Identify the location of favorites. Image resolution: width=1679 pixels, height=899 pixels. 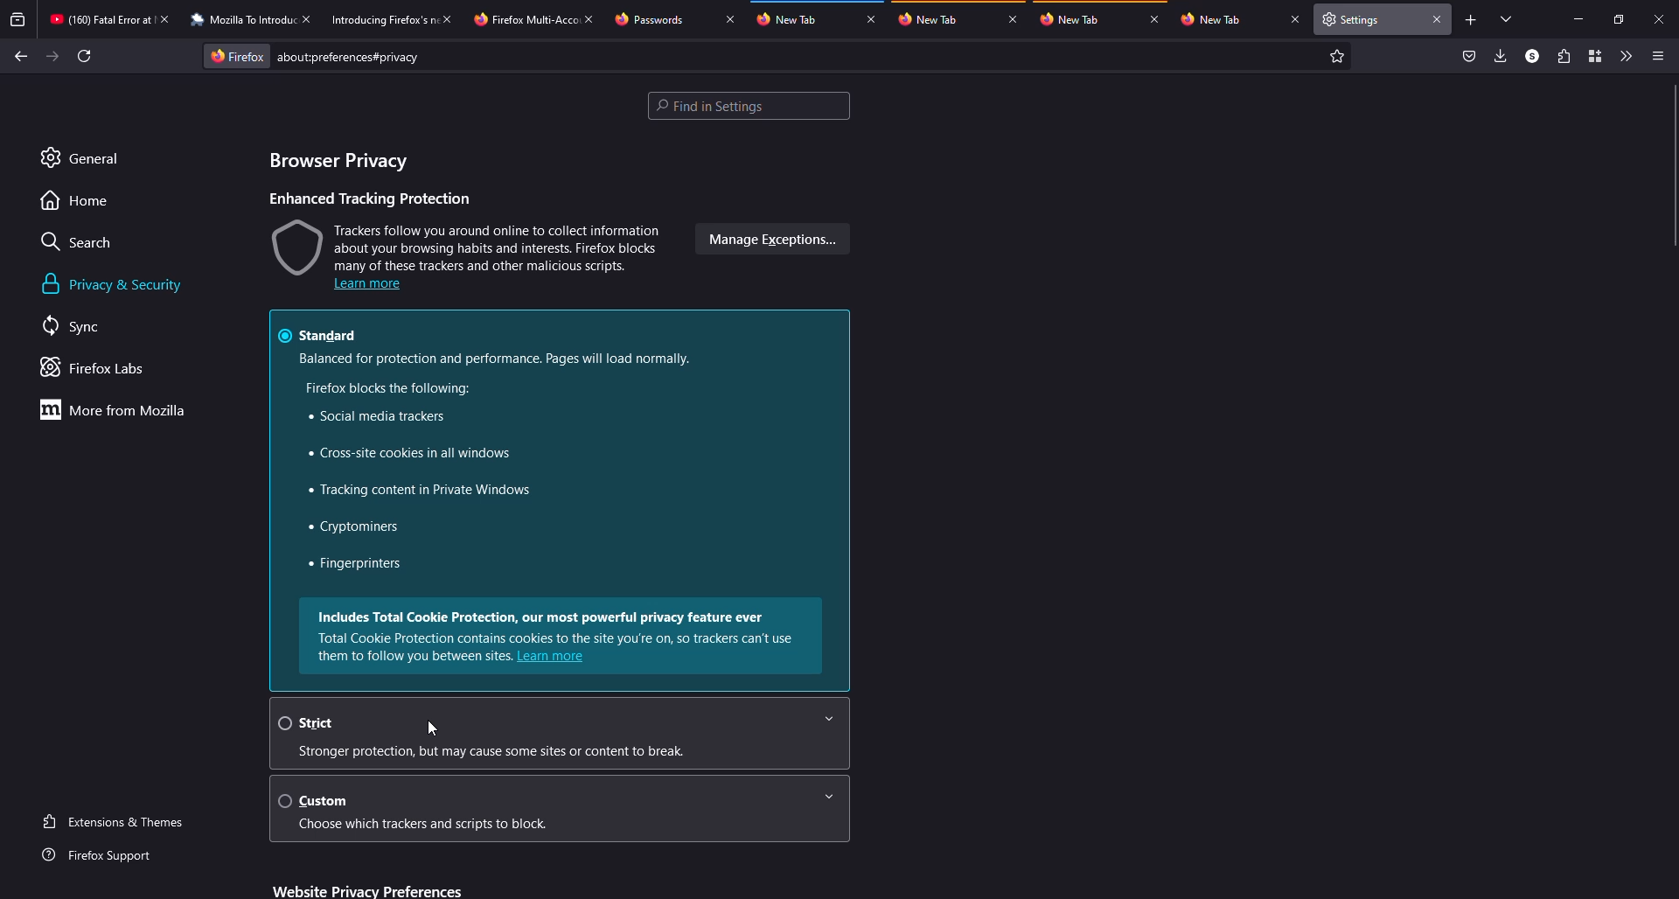
(1336, 54).